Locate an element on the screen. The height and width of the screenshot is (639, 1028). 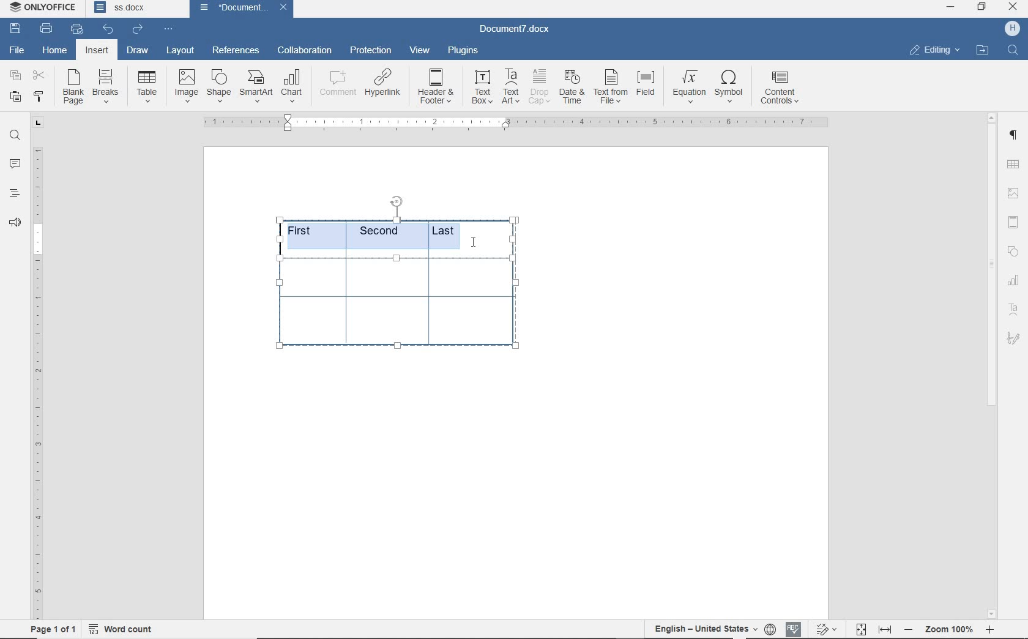
RESTORE DOWN is located at coordinates (983, 7).